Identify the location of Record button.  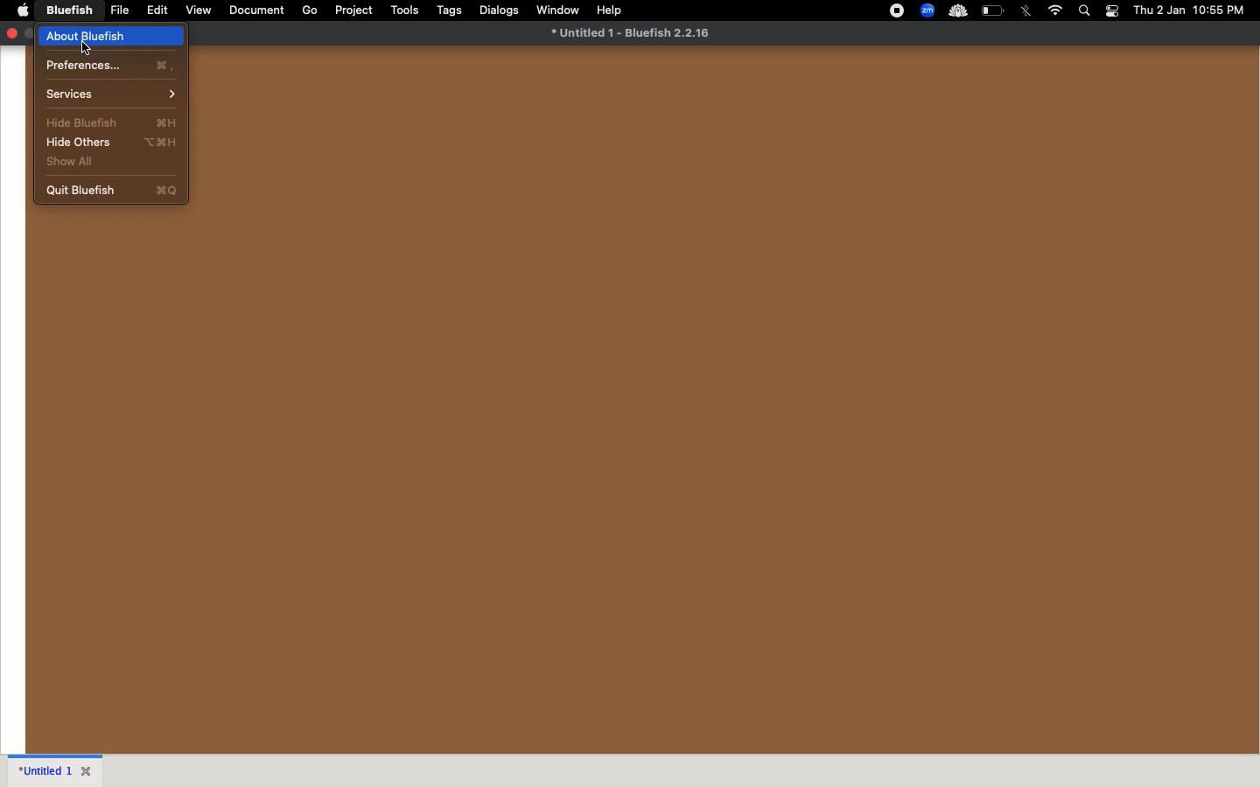
(896, 10).